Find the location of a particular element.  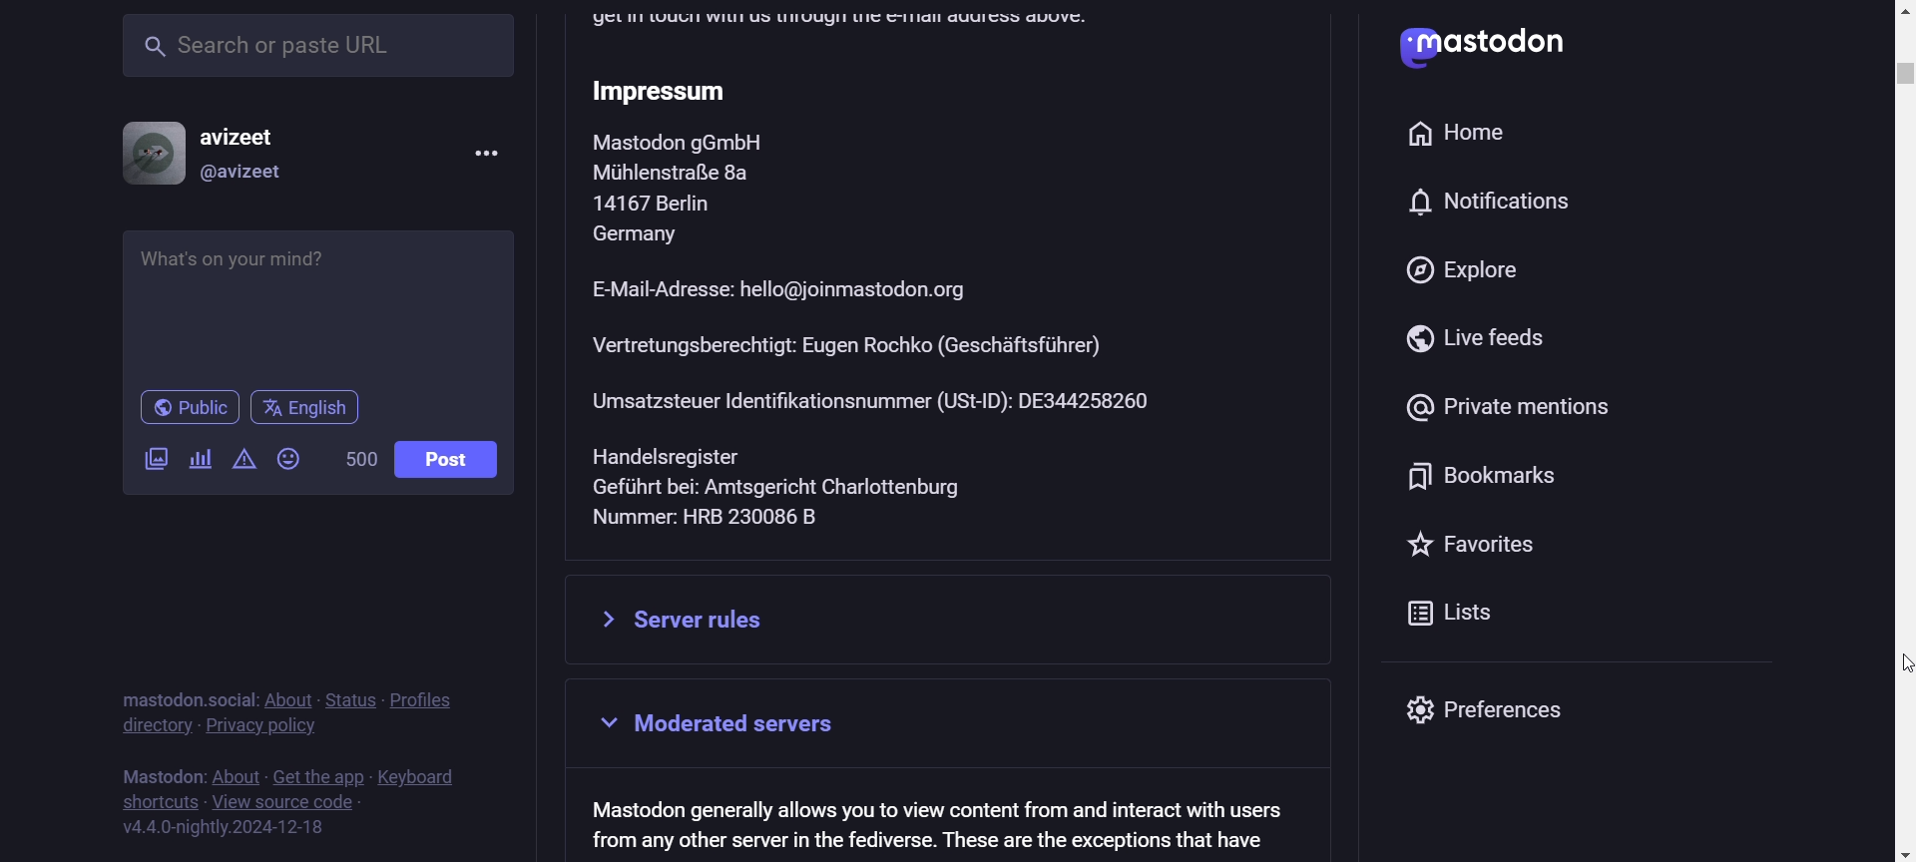

shortucts is located at coordinates (159, 801).